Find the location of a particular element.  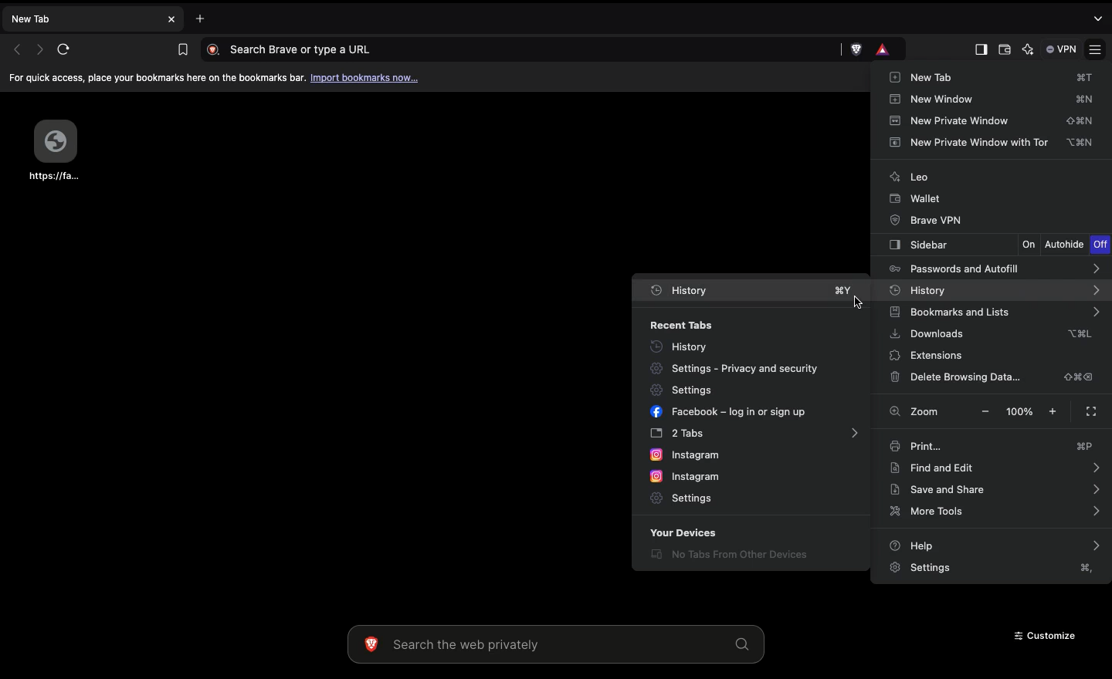

Brave VPN is located at coordinates (922, 220).